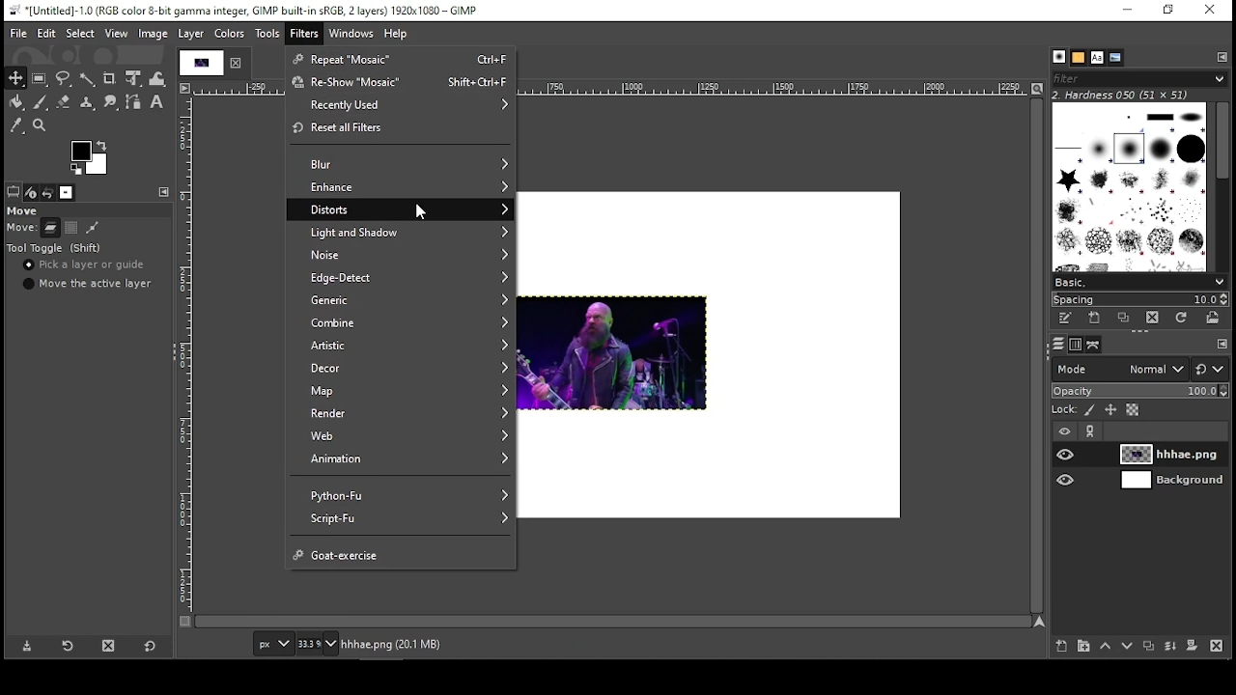 The image size is (1236, 695). What do you see at coordinates (404, 411) in the screenshot?
I see `render` at bounding box center [404, 411].